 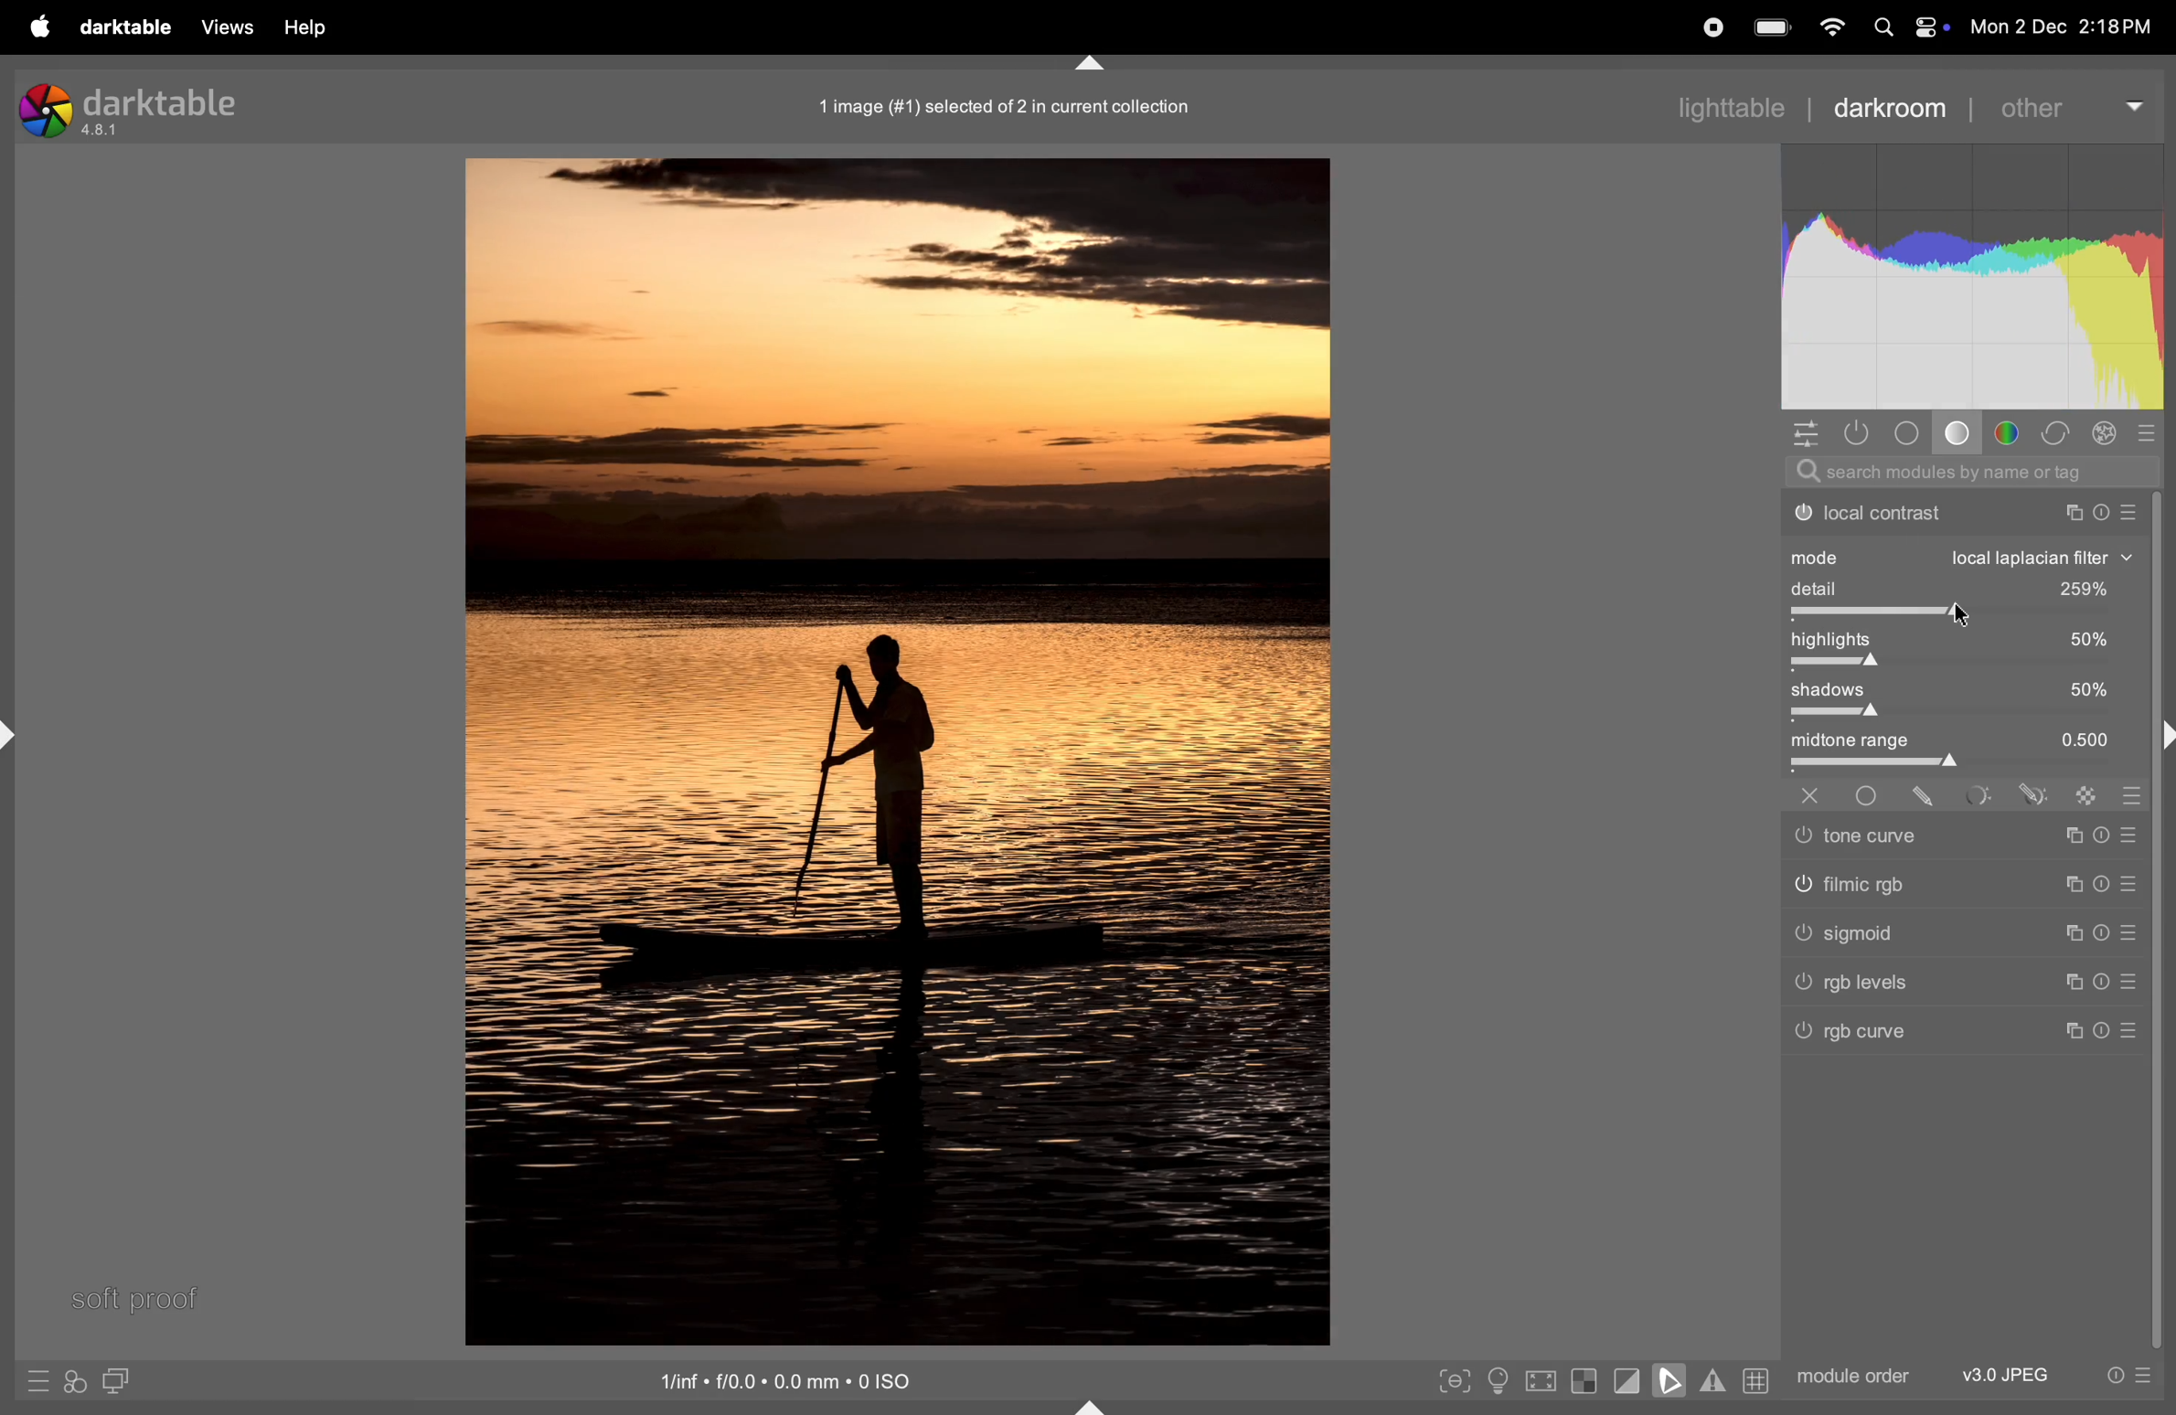 What do you see at coordinates (1891, 107) in the screenshot?
I see `darkroom` at bounding box center [1891, 107].